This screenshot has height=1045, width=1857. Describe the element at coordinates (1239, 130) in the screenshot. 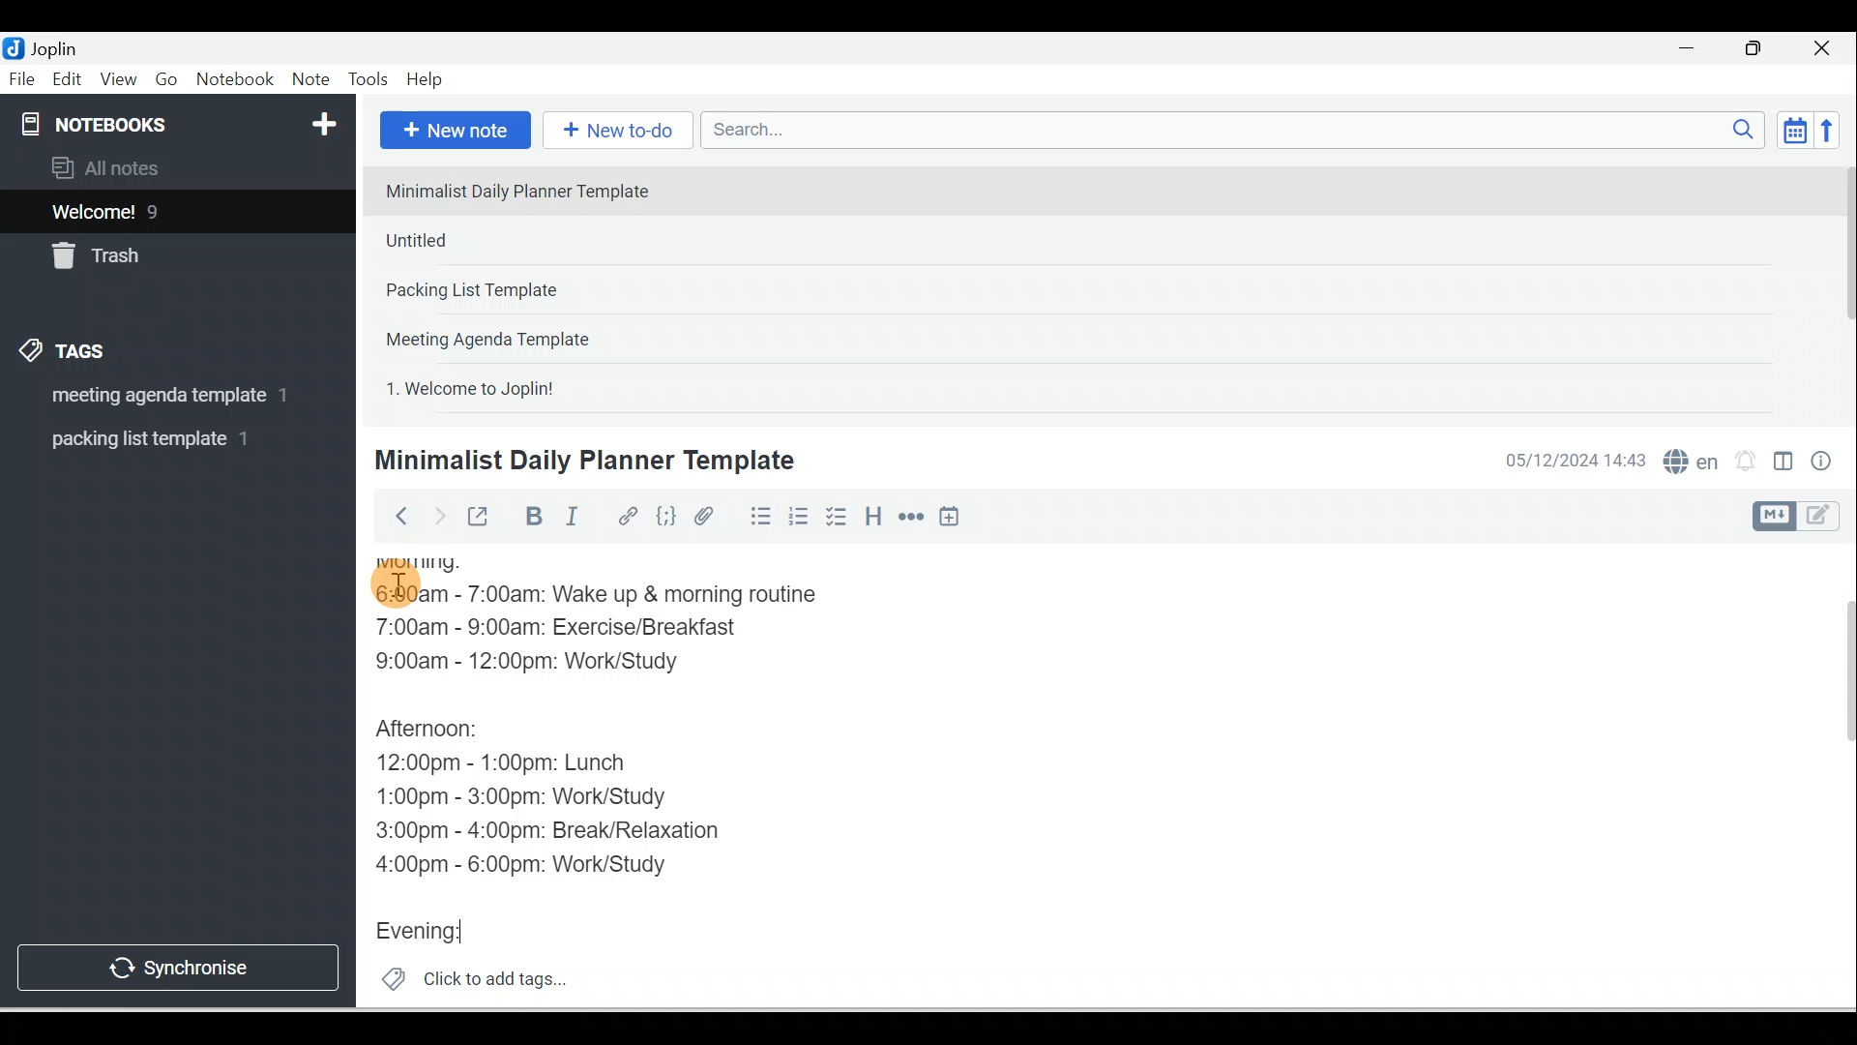

I see `Search bar` at that location.